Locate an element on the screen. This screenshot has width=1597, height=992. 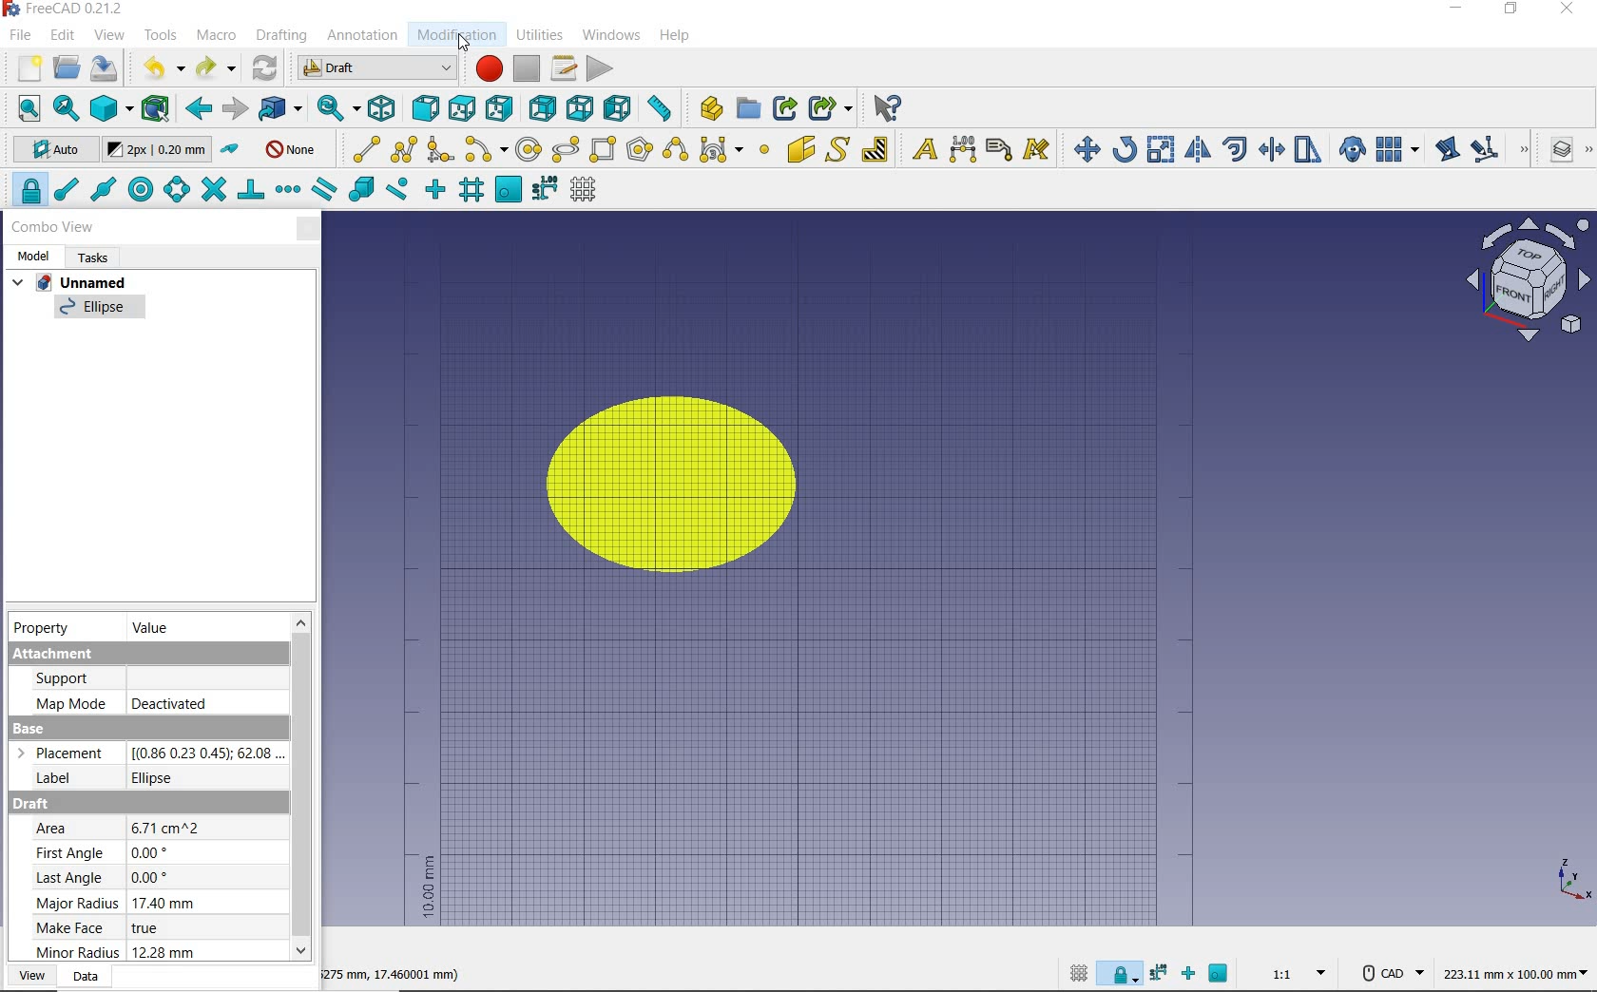
attachment is located at coordinates (146, 680).